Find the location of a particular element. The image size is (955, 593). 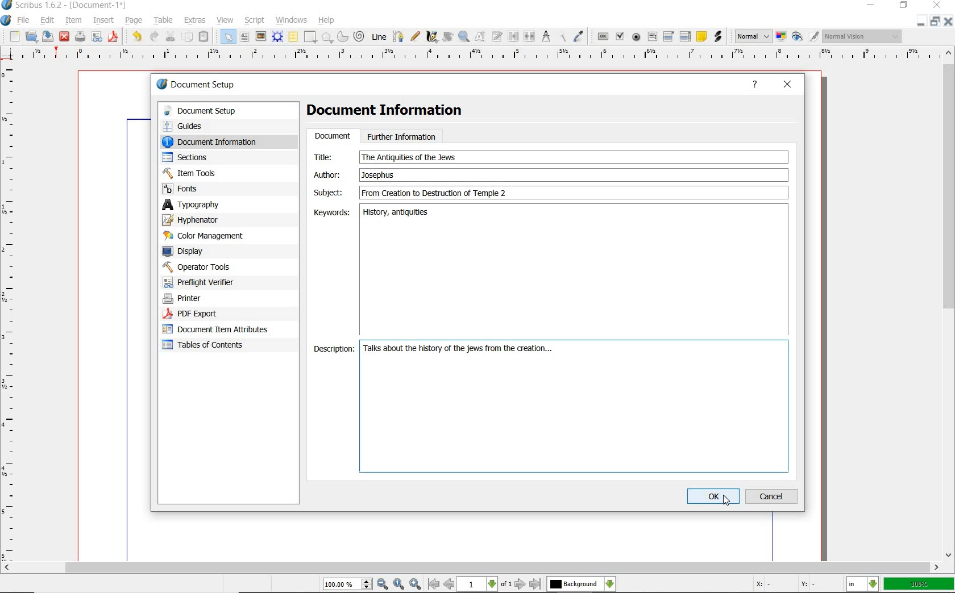

close is located at coordinates (788, 85).